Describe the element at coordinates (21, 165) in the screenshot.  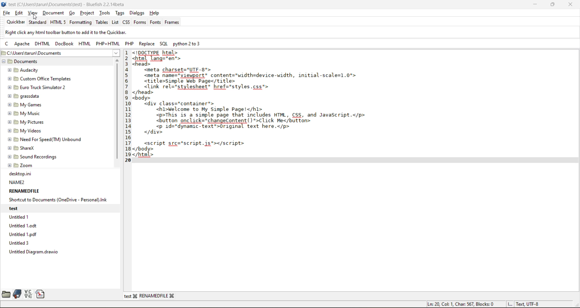
I see `@ 9 Zoom` at that location.